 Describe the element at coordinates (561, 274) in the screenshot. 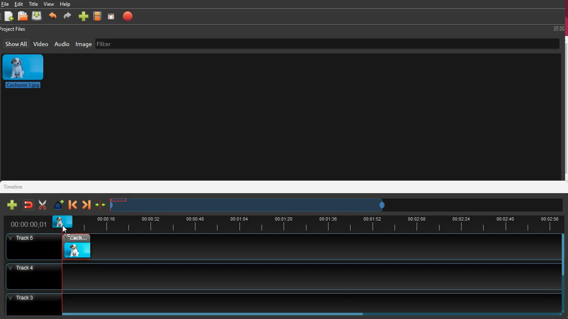

I see `scrollbar` at that location.